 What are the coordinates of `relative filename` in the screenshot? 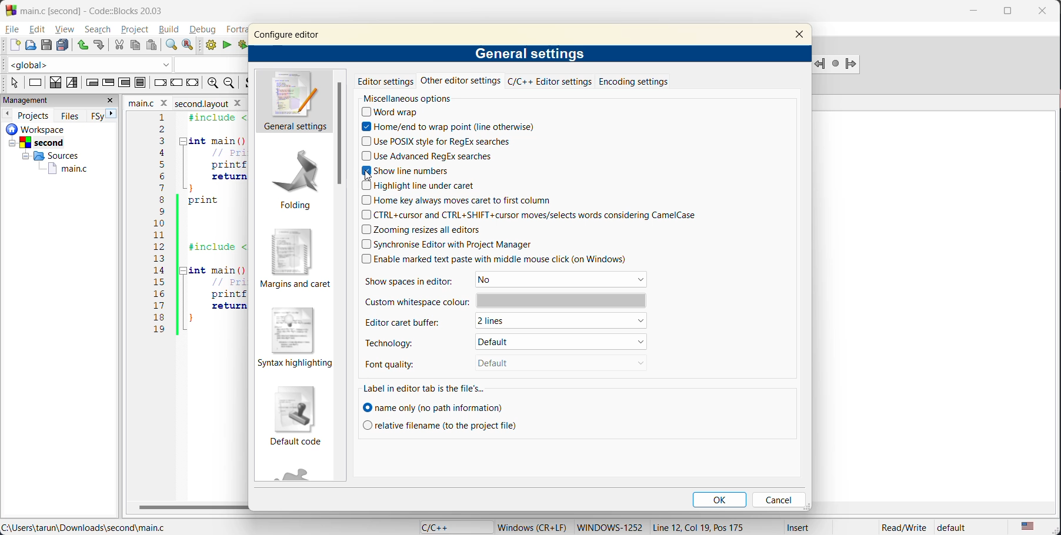 It's located at (442, 425).